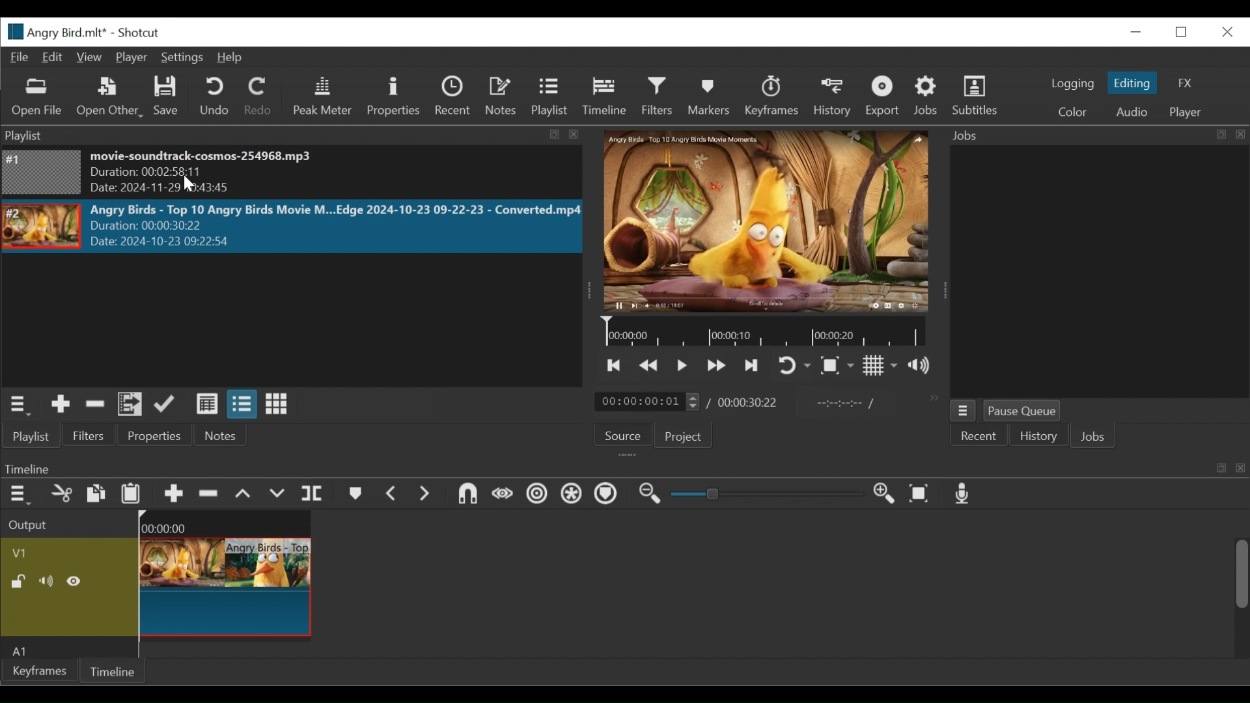 The width and height of the screenshot is (1250, 703). I want to click on In point, so click(842, 402).